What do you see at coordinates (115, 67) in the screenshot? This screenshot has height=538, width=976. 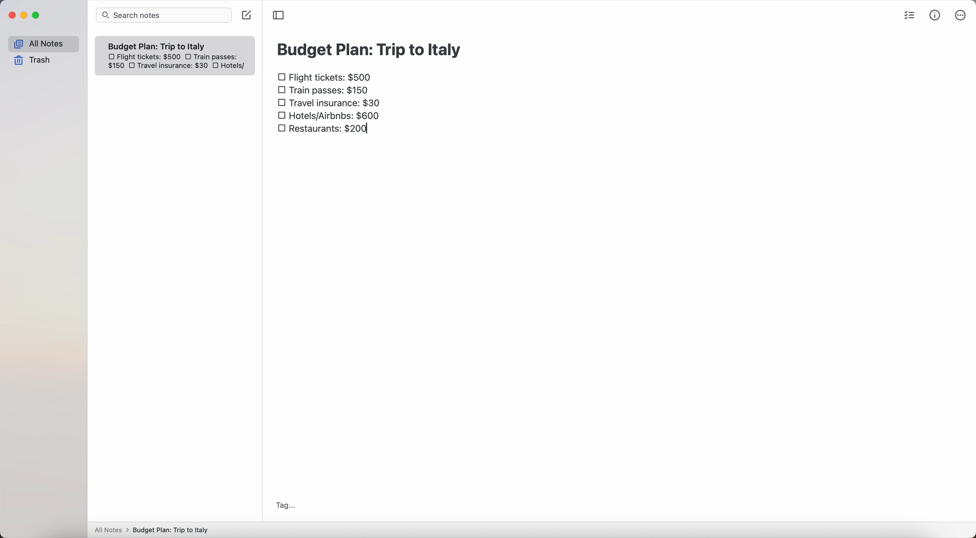 I see `150` at bounding box center [115, 67].